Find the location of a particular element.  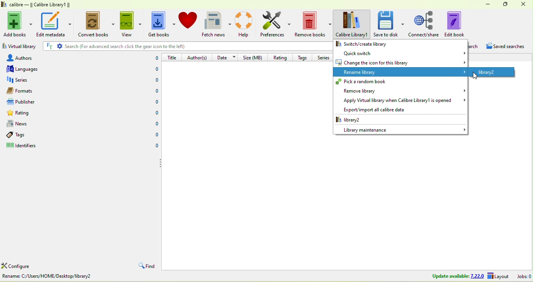

languages is located at coordinates (27, 69).